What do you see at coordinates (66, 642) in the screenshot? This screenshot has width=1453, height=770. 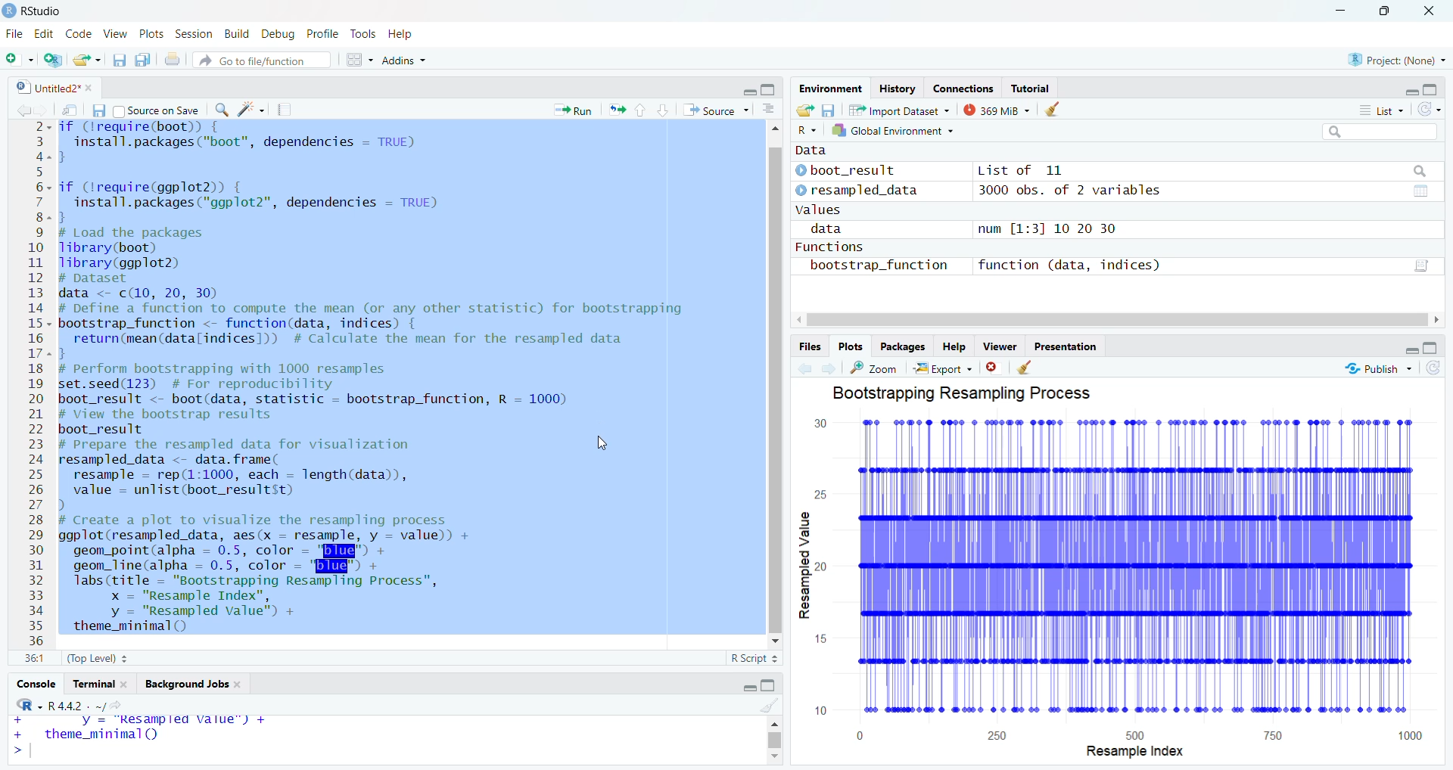 I see `typing cursor` at bounding box center [66, 642].